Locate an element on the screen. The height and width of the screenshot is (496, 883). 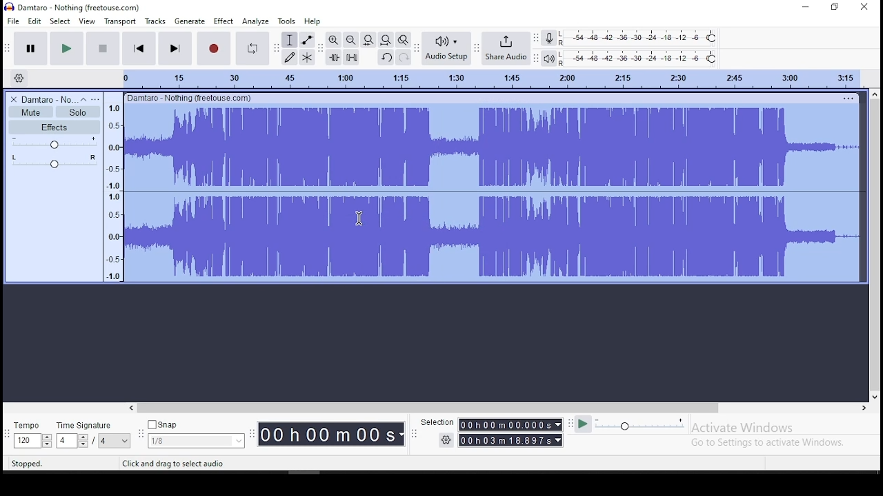
selection is located at coordinates (437, 422).